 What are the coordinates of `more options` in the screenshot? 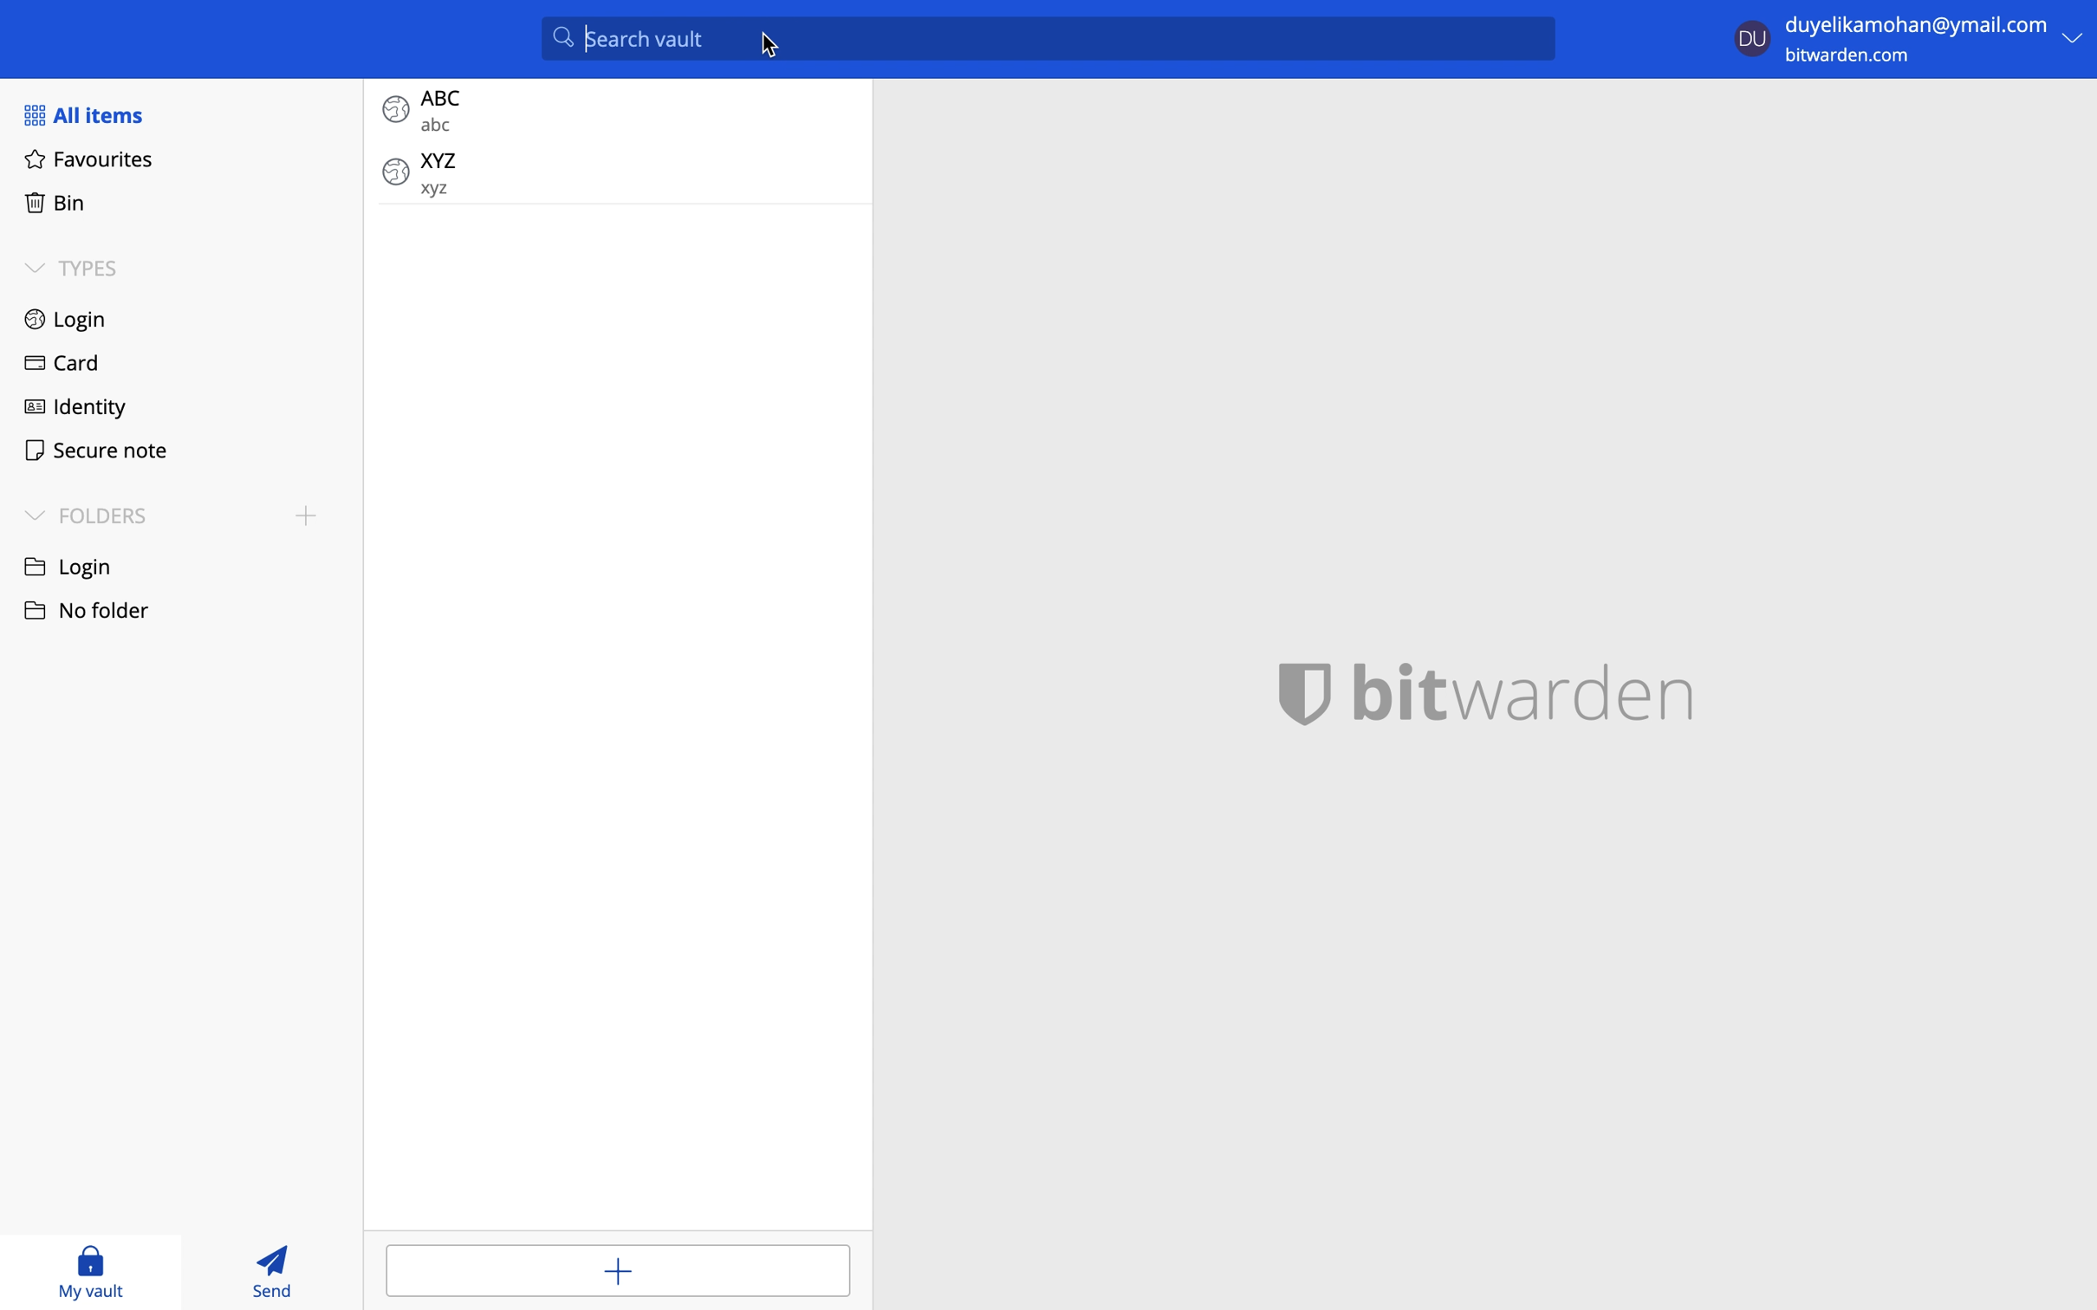 It's located at (2074, 39).